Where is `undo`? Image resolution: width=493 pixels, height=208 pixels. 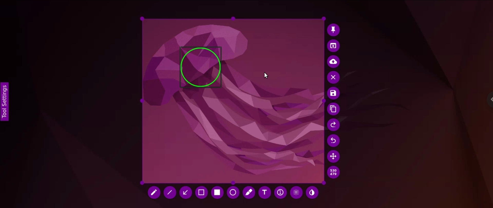
undo is located at coordinates (333, 124).